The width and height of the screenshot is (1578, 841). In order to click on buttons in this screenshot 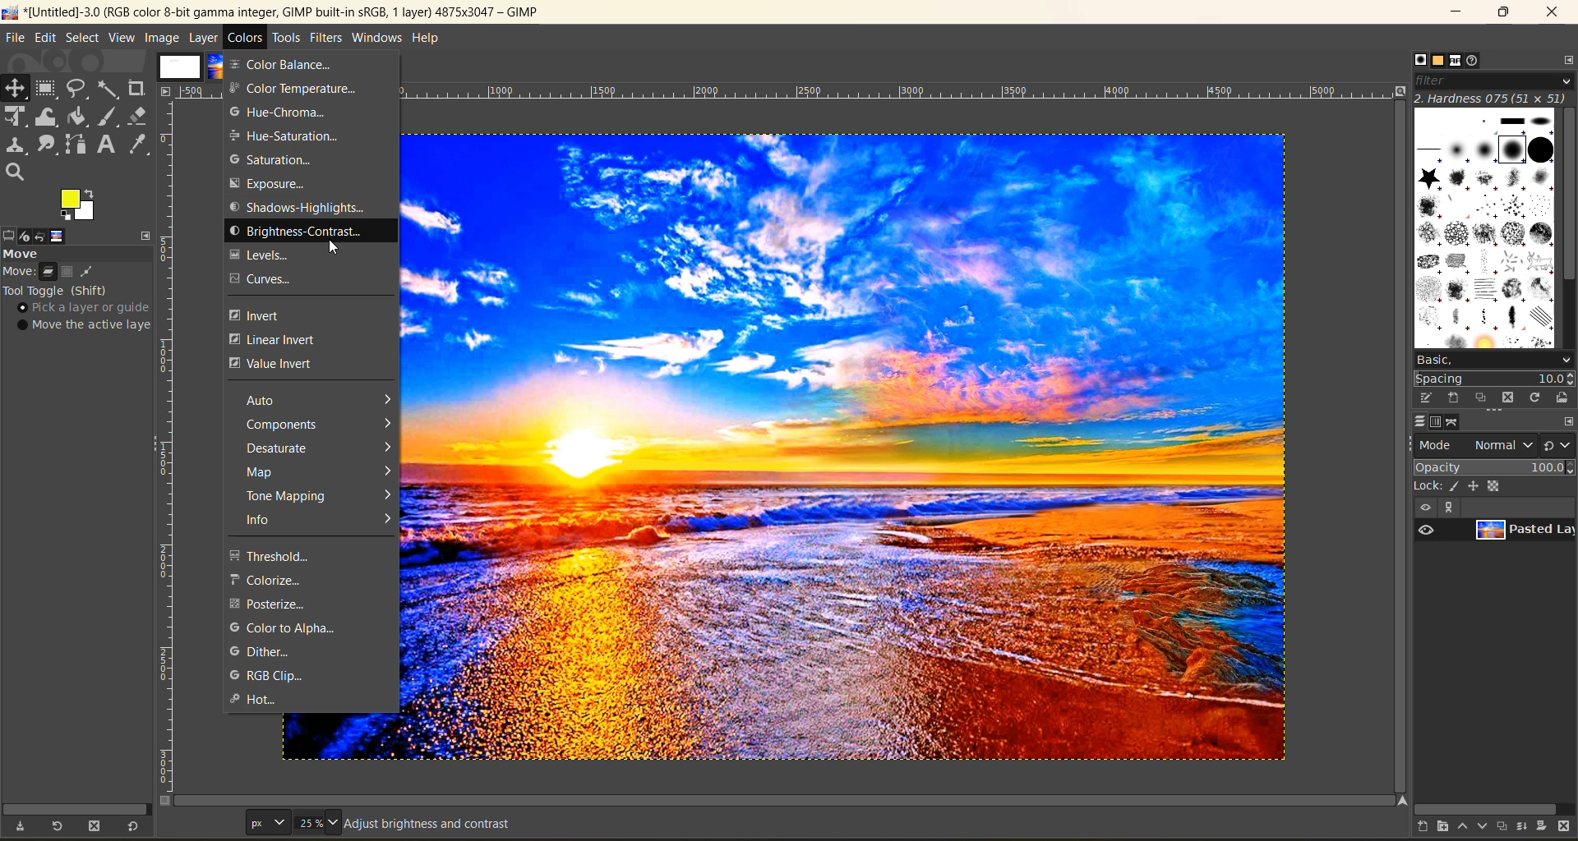, I will do `click(1436, 507)`.